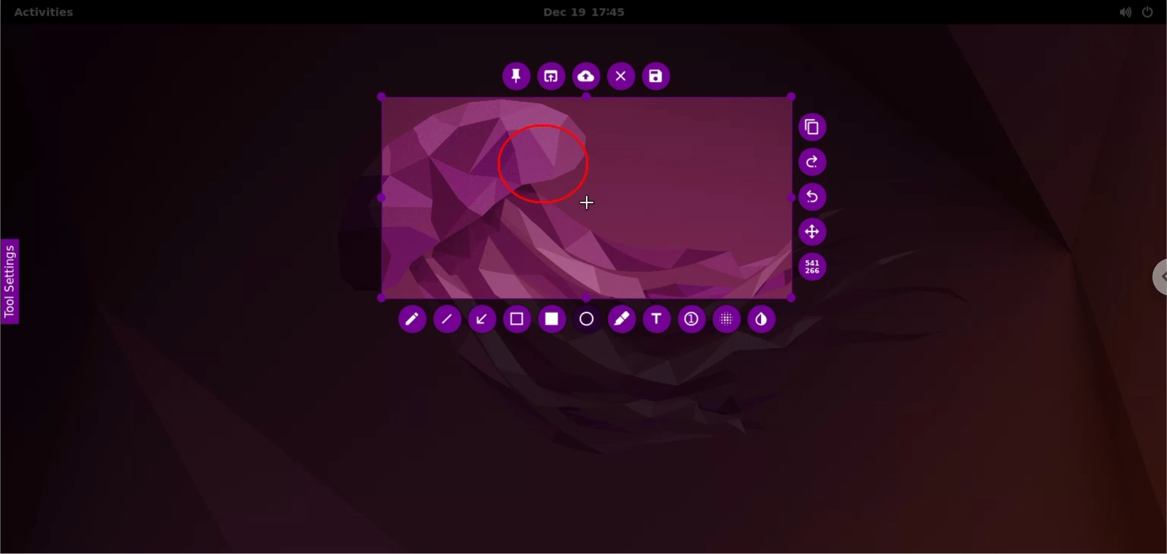 The image size is (1167, 554). What do you see at coordinates (589, 204) in the screenshot?
I see `cursor` at bounding box center [589, 204].